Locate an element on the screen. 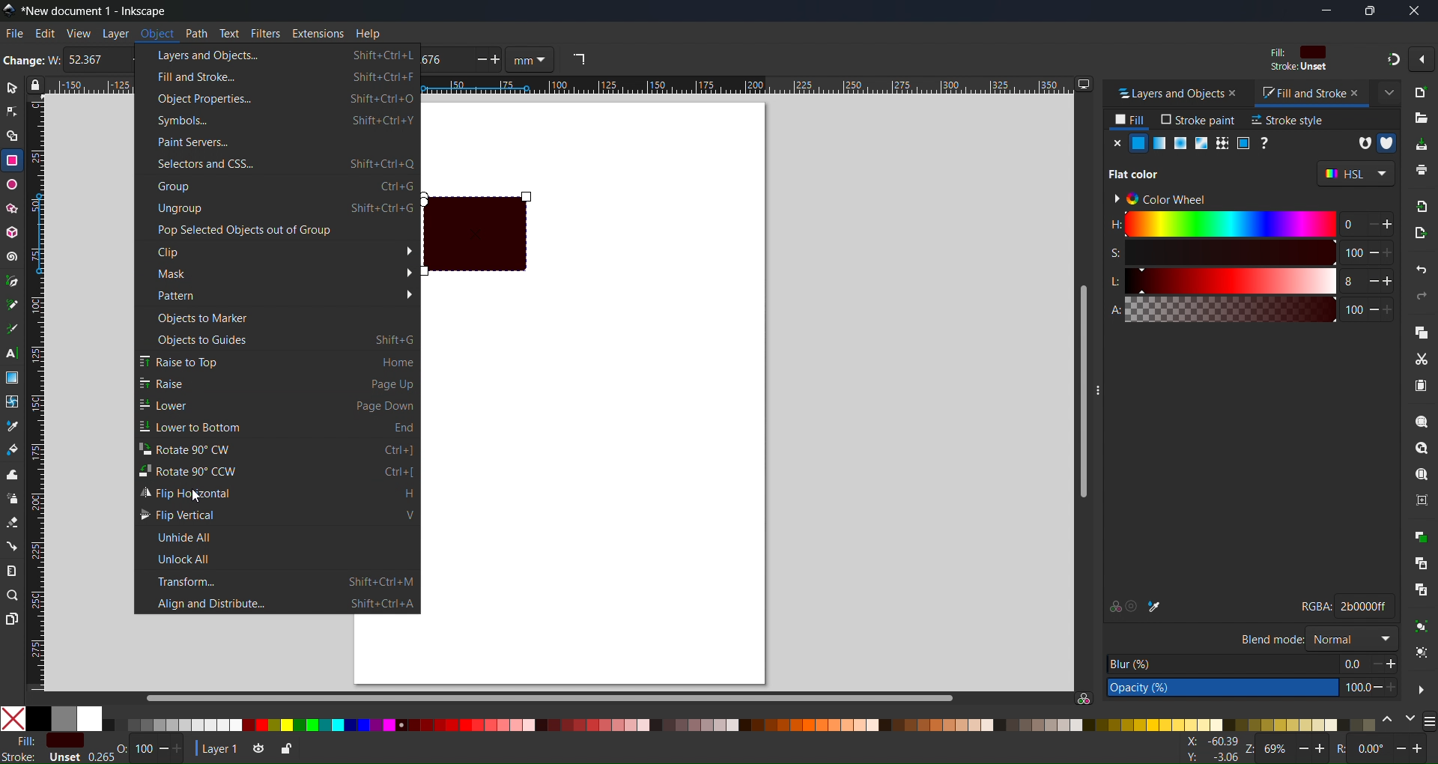 The height and width of the screenshot is (764, 1438). mm  is located at coordinates (533, 60).